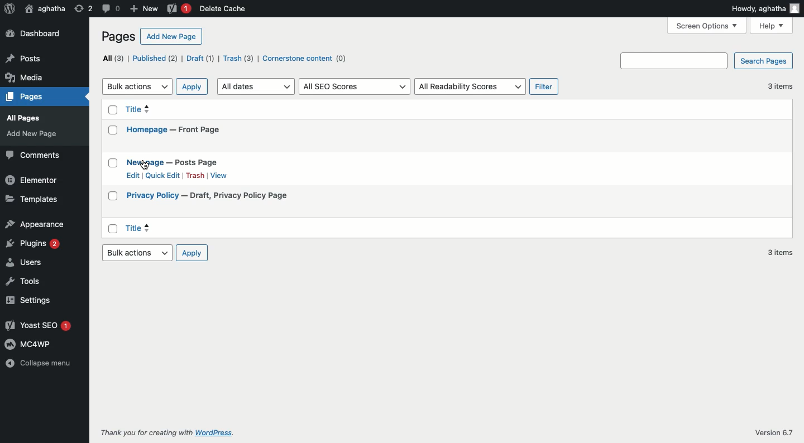 The height and width of the screenshot is (443, 804). Describe the element at coordinates (35, 199) in the screenshot. I see `Templates` at that location.